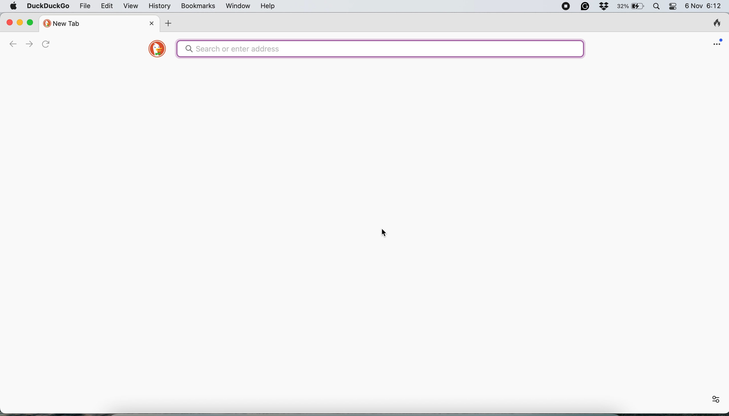 The height and width of the screenshot is (416, 729). What do you see at coordinates (718, 42) in the screenshot?
I see `open application menu` at bounding box center [718, 42].